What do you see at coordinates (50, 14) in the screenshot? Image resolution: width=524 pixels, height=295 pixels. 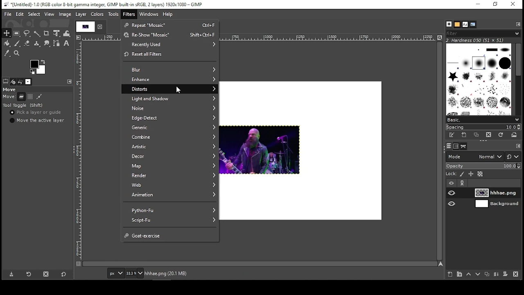 I see `view` at bounding box center [50, 14].